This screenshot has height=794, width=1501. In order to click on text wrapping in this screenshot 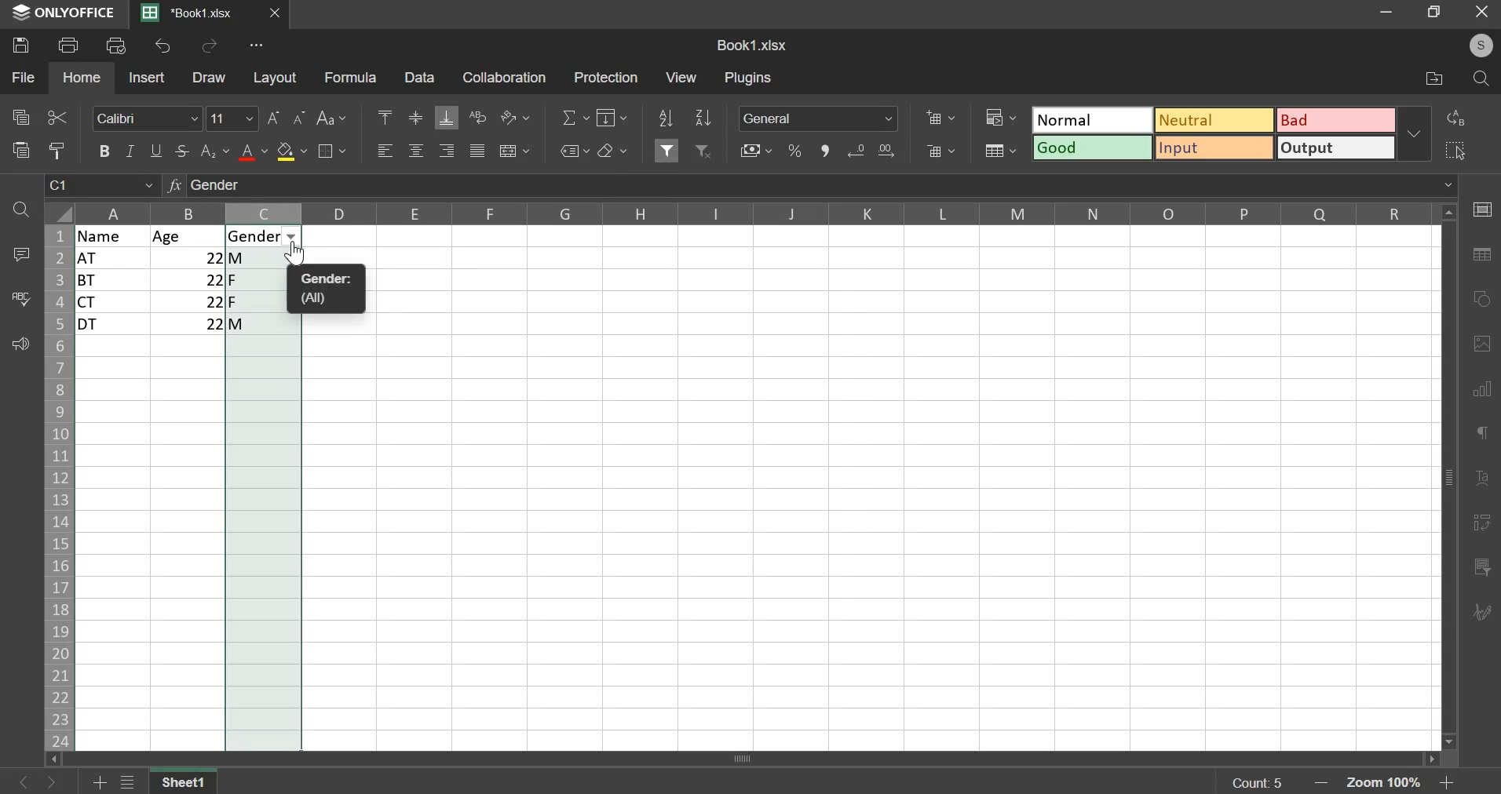, I will do `click(477, 116)`.